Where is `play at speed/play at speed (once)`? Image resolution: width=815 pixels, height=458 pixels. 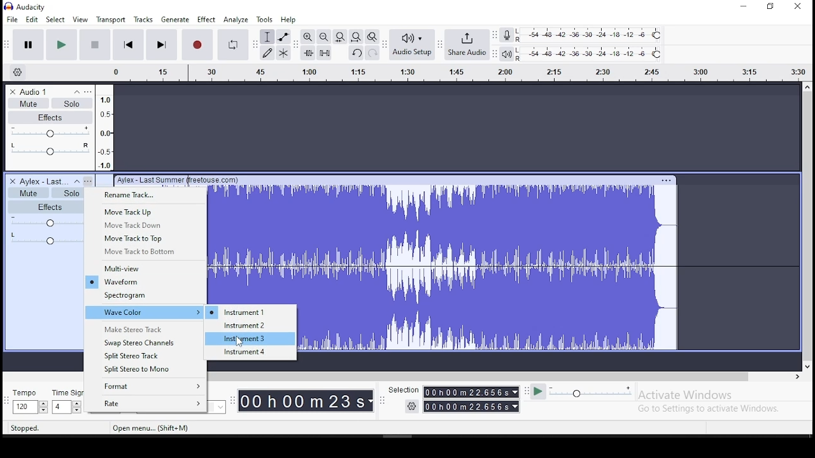 play at speed/play at speed (once) is located at coordinates (582, 394).